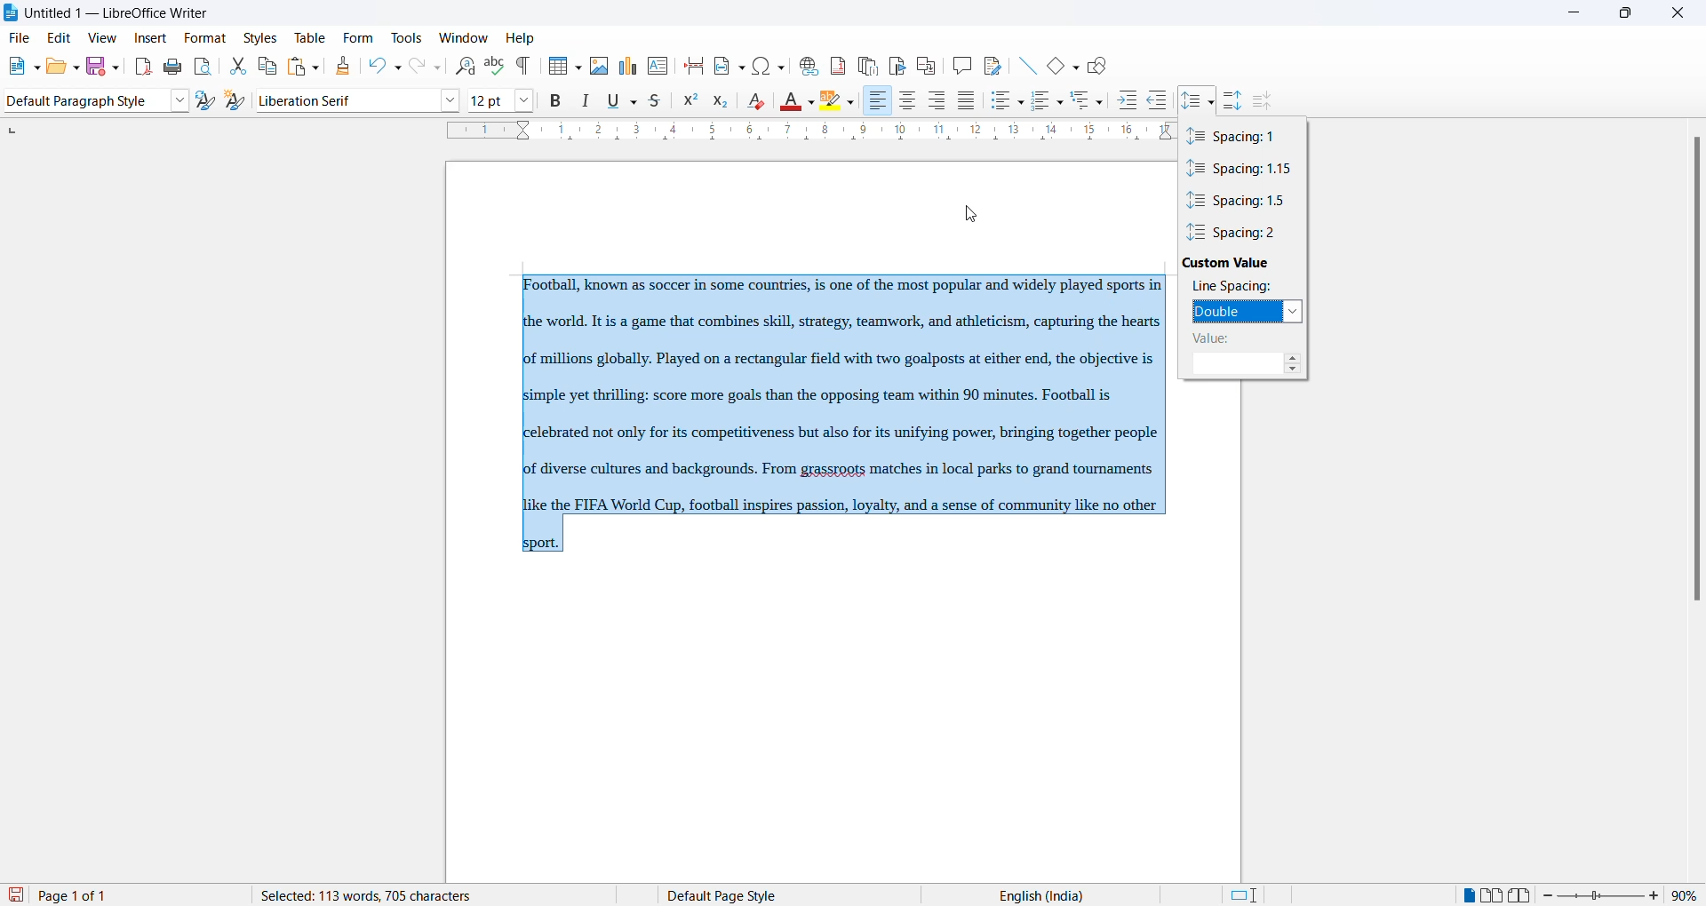  Describe the element at coordinates (151, 40) in the screenshot. I see `insert` at that location.